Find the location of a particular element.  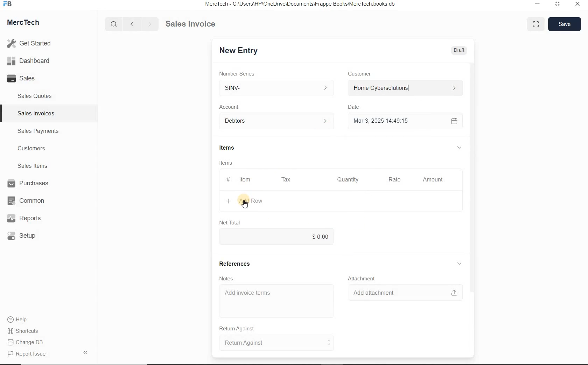

Get Started is located at coordinates (31, 43).